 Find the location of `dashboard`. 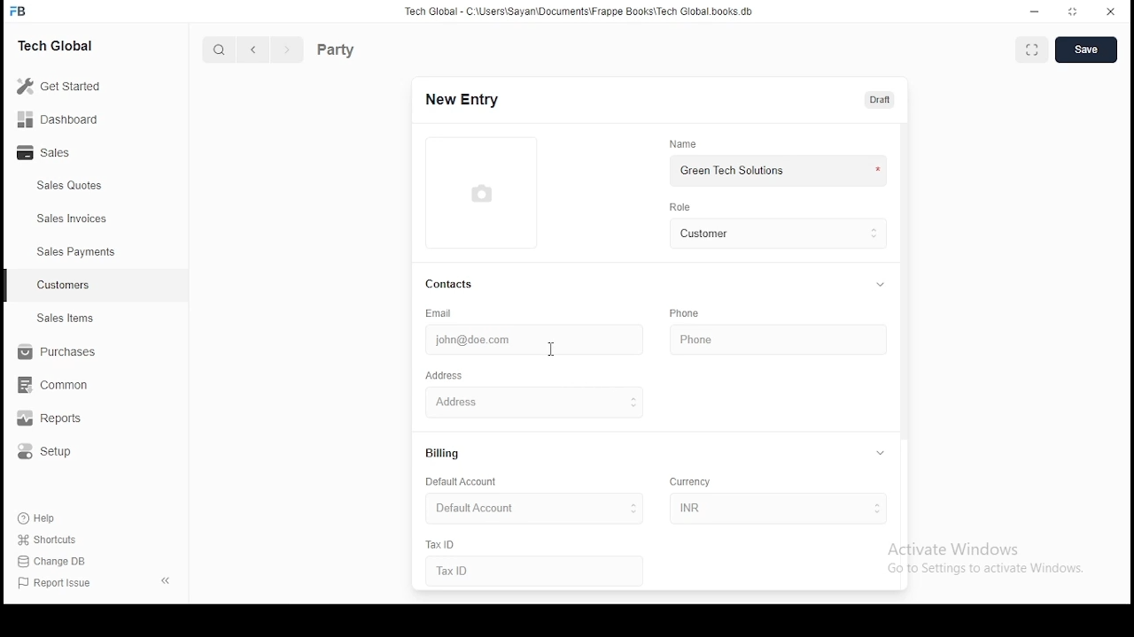

dashboard is located at coordinates (58, 118).